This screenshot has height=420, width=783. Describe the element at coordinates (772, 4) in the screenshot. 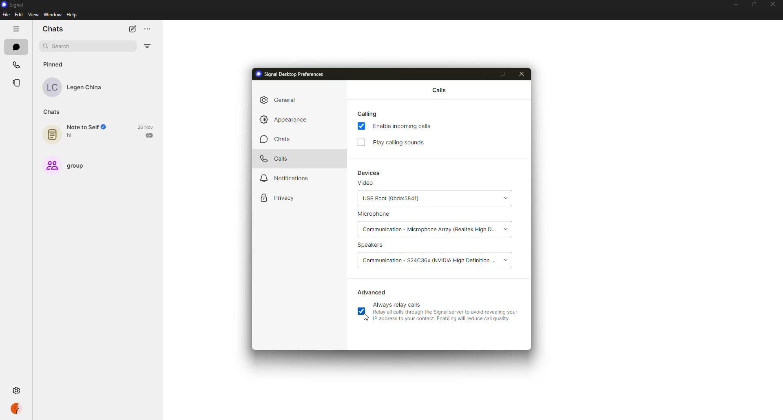

I see `close` at that location.